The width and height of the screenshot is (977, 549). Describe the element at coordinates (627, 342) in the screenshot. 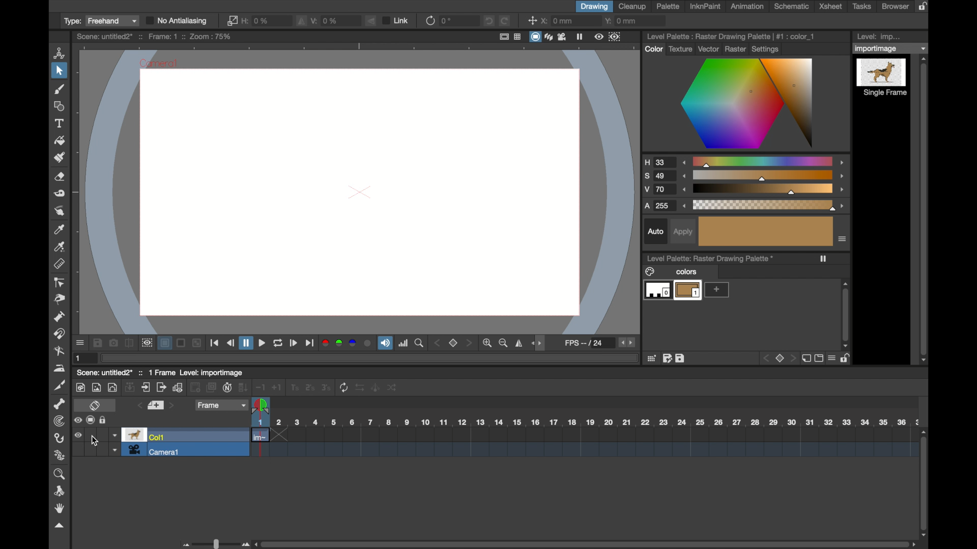

I see `stepper buttons` at that location.